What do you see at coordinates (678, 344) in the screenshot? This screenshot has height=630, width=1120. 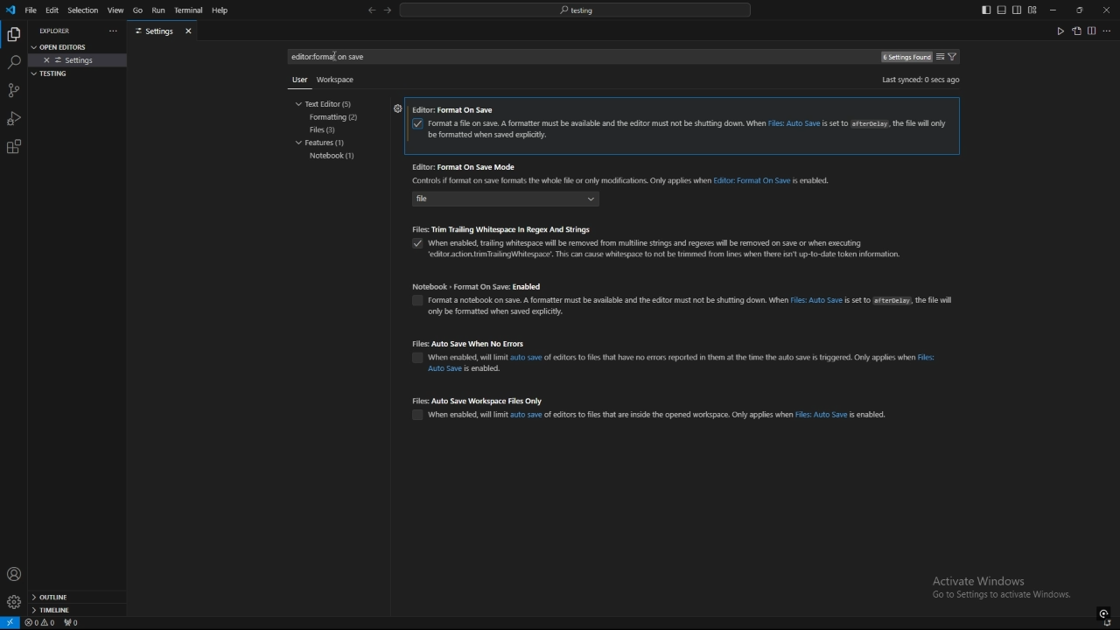 I see `files auto save when no errors` at bounding box center [678, 344].